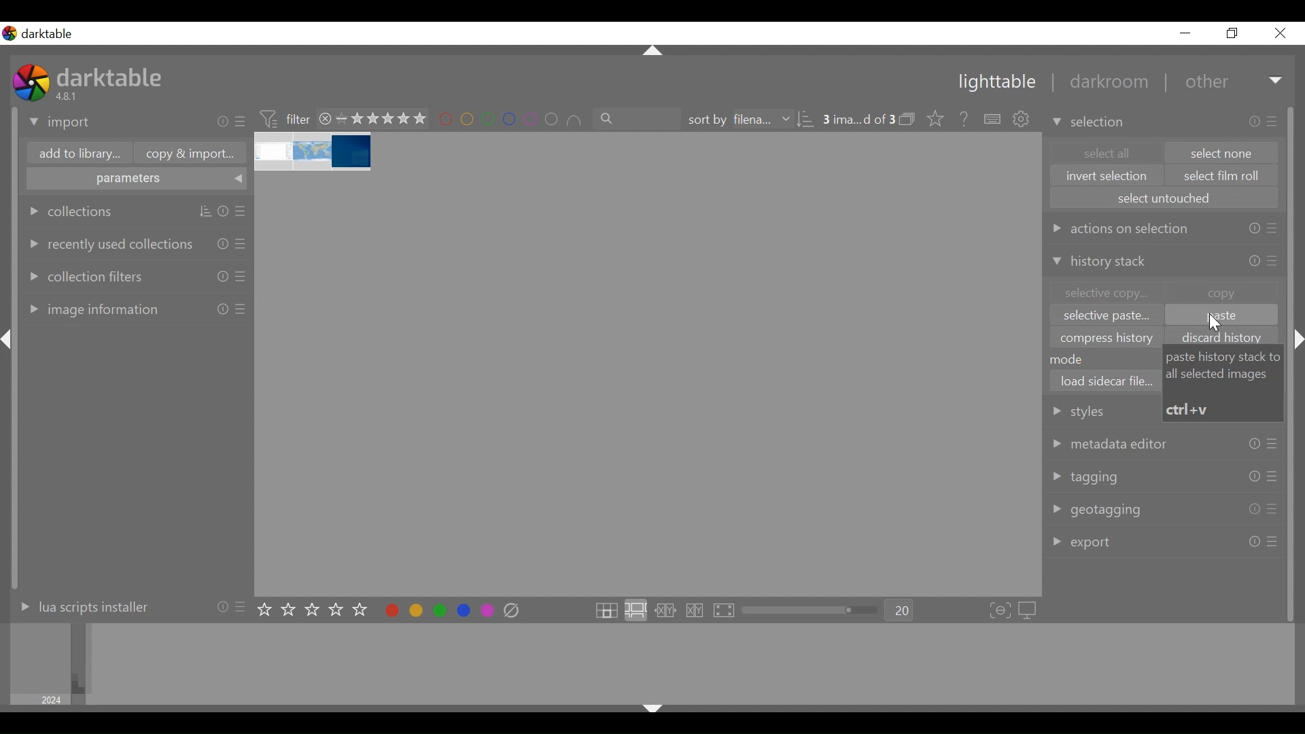 The width and height of the screenshot is (1305, 734). Describe the element at coordinates (108, 243) in the screenshot. I see `recently used collections` at that location.